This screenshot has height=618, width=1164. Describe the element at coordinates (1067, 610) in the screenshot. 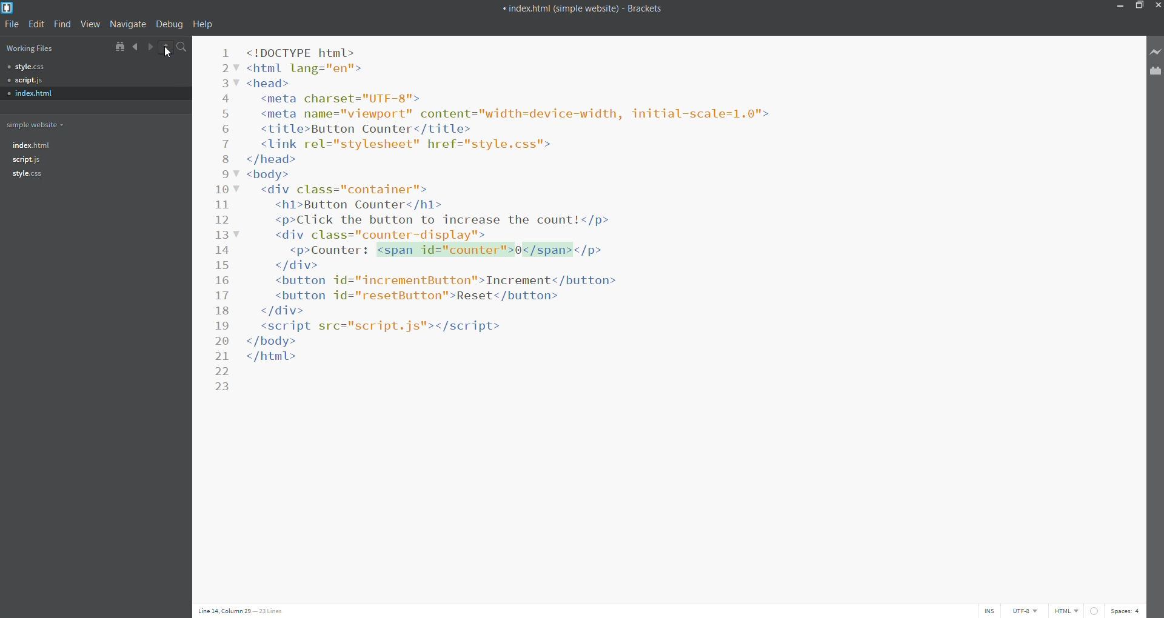

I see `file type: html` at that location.